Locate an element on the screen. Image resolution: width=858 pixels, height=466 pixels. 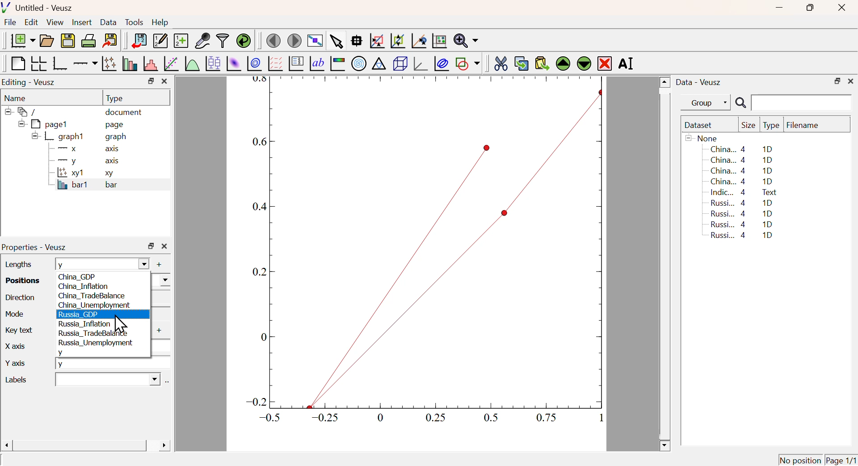
China TradeBalance is located at coordinates (92, 296).